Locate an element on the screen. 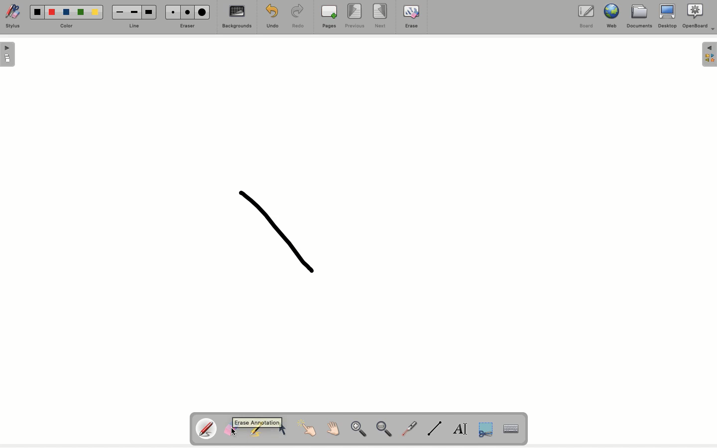 Image resolution: width=717 pixels, height=448 pixels. Menu is located at coordinates (709, 55).